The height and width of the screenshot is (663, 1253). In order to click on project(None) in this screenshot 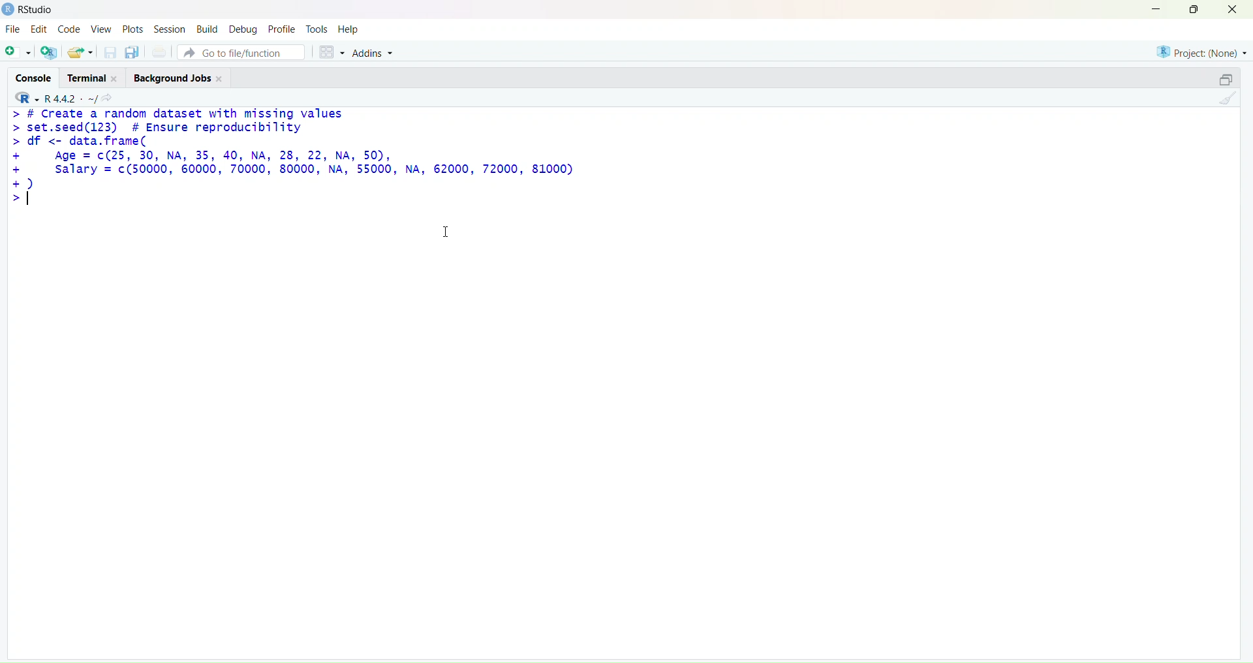, I will do `click(1201, 51)`.